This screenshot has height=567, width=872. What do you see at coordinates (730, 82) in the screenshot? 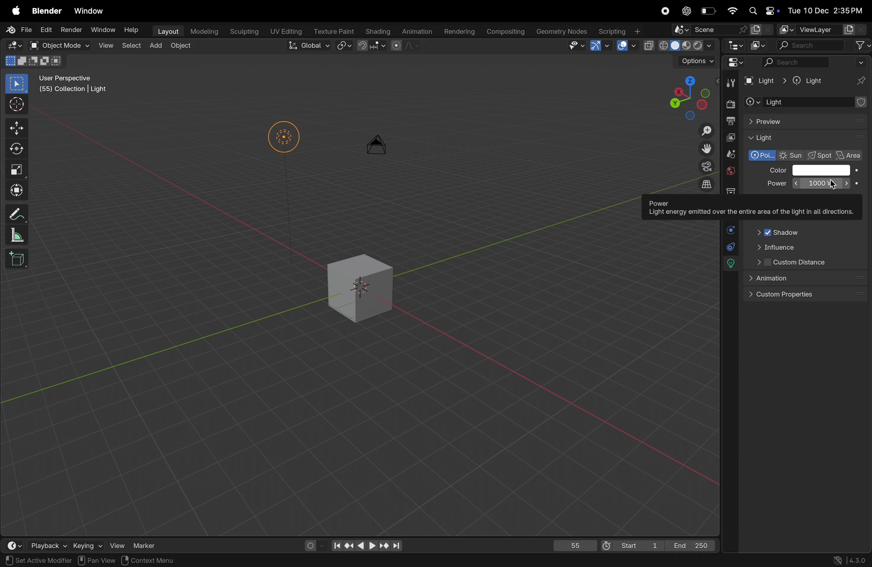
I see `tools` at bounding box center [730, 82].